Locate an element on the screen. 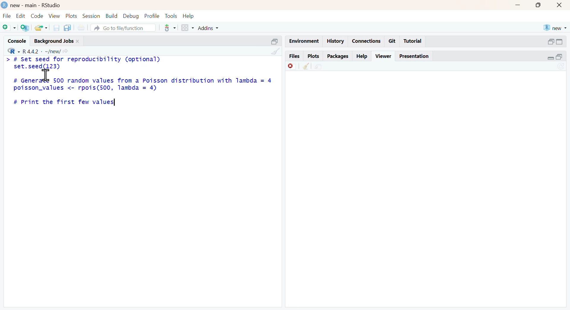 This screenshot has width=570, height=310. save is located at coordinates (57, 28).